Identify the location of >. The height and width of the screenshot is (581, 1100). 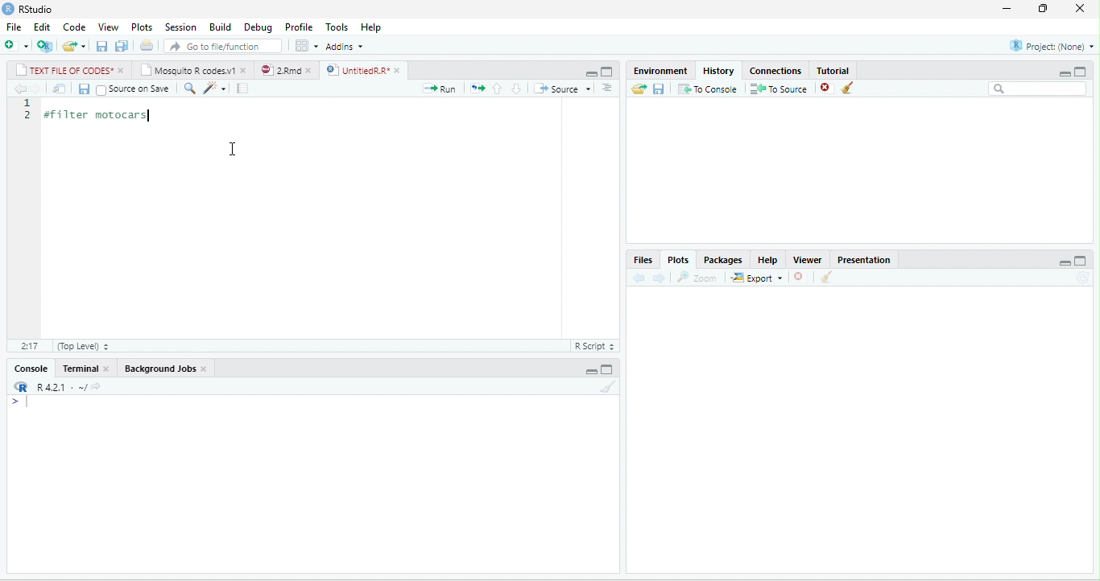
(24, 402).